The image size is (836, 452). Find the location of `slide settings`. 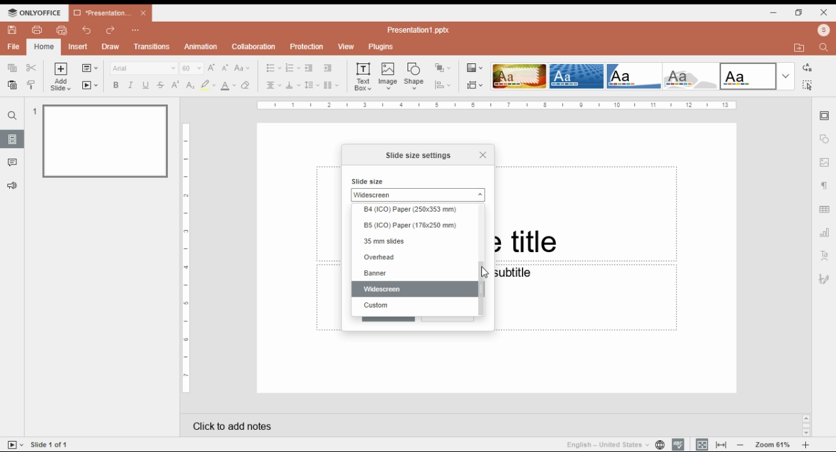

slide settings is located at coordinates (826, 116).